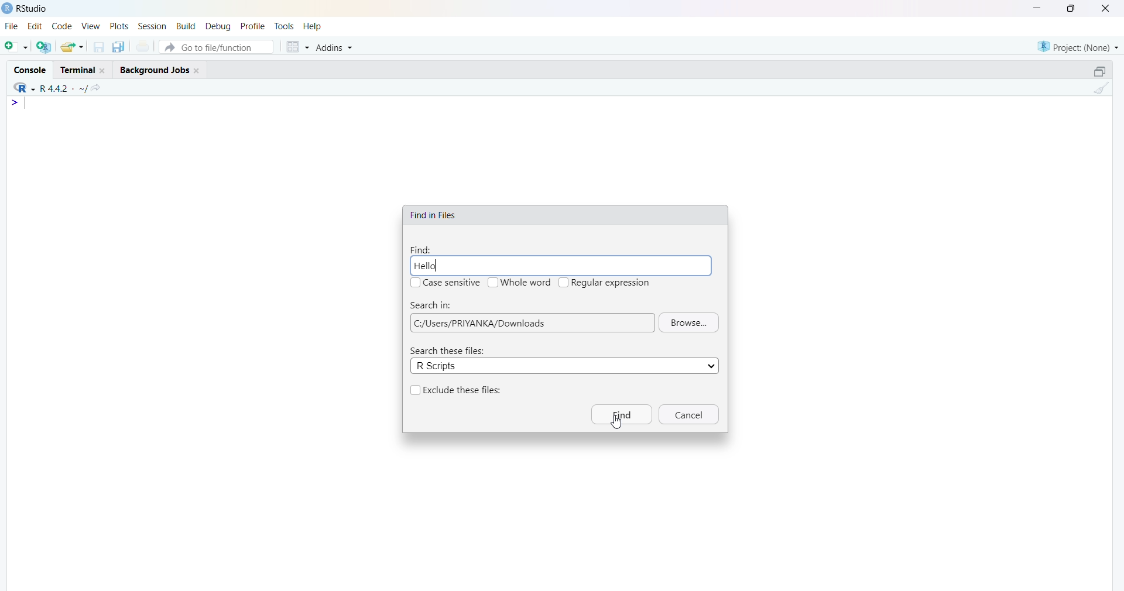  Describe the element at coordinates (217, 47) in the screenshot. I see `go to file/function` at that location.